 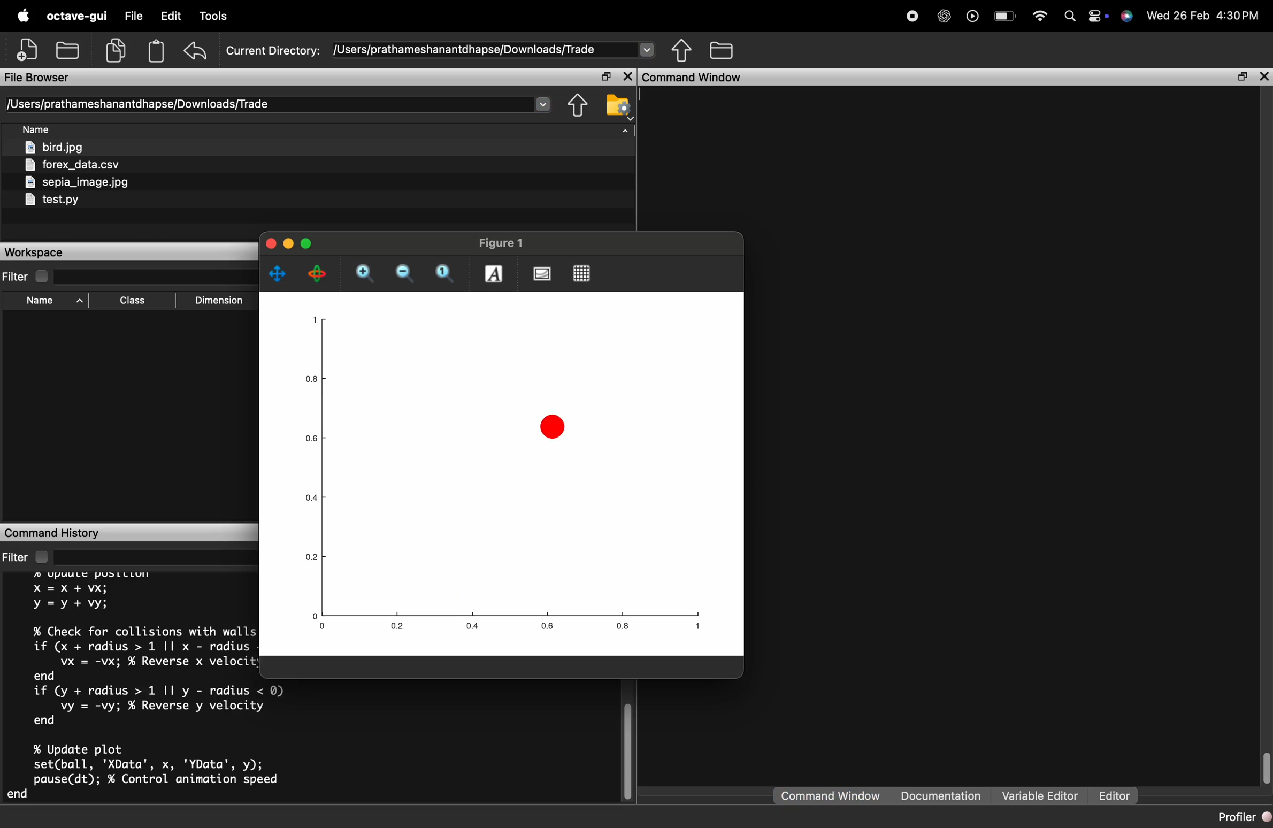 What do you see at coordinates (831, 796) in the screenshot?
I see `Command Window` at bounding box center [831, 796].